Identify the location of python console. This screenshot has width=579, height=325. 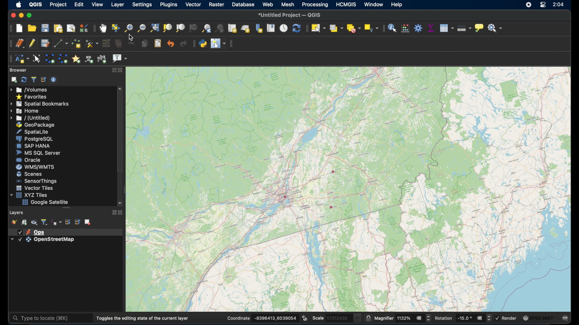
(202, 44).